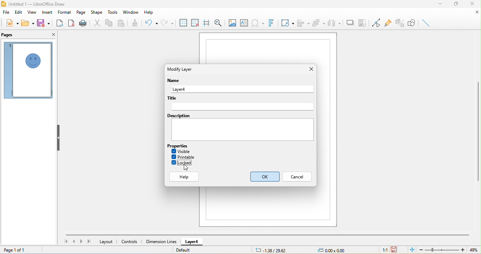  What do you see at coordinates (363, 22) in the screenshot?
I see `crop image` at bounding box center [363, 22].